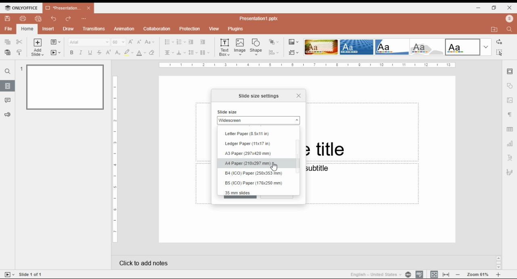 The height and width of the screenshot is (279, 517). What do you see at coordinates (225, 47) in the screenshot?
I see `text box` at bounding box center [225, 47].